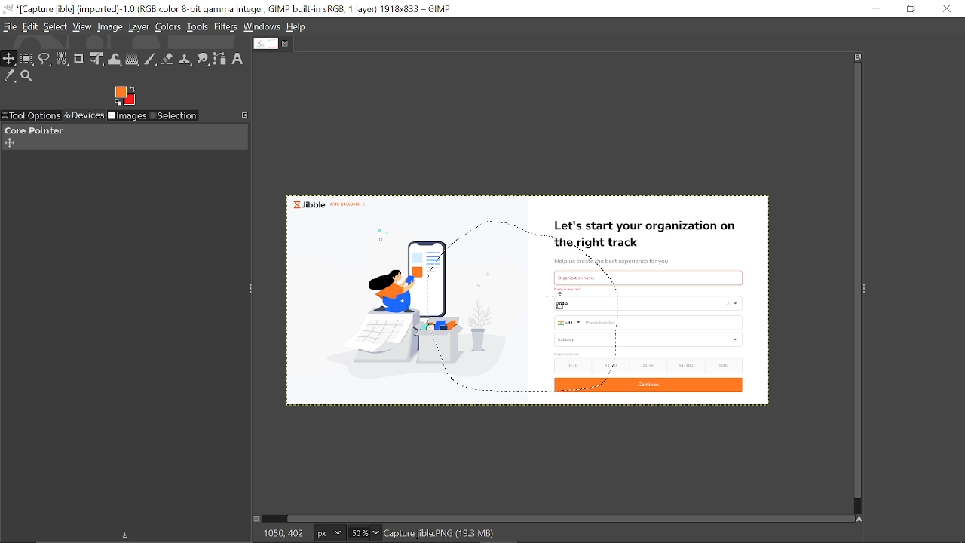 This screenshot has width=965, height=543. I want to click on Tool options, so click(30, 116).